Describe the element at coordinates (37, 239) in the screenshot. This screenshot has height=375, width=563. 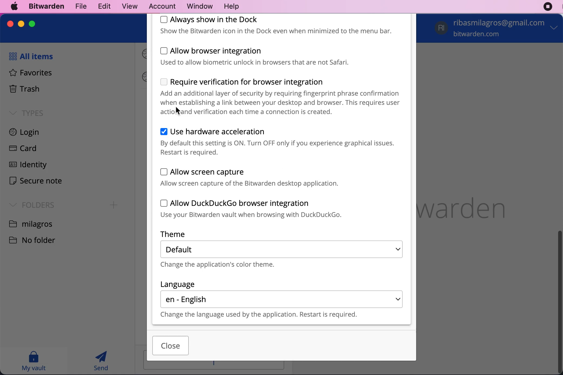
I see `no folder` at that location.